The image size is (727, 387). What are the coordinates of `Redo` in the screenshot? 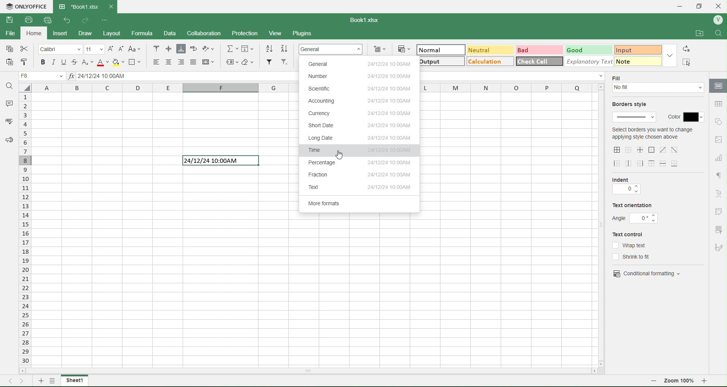 It's located at (86, 20).